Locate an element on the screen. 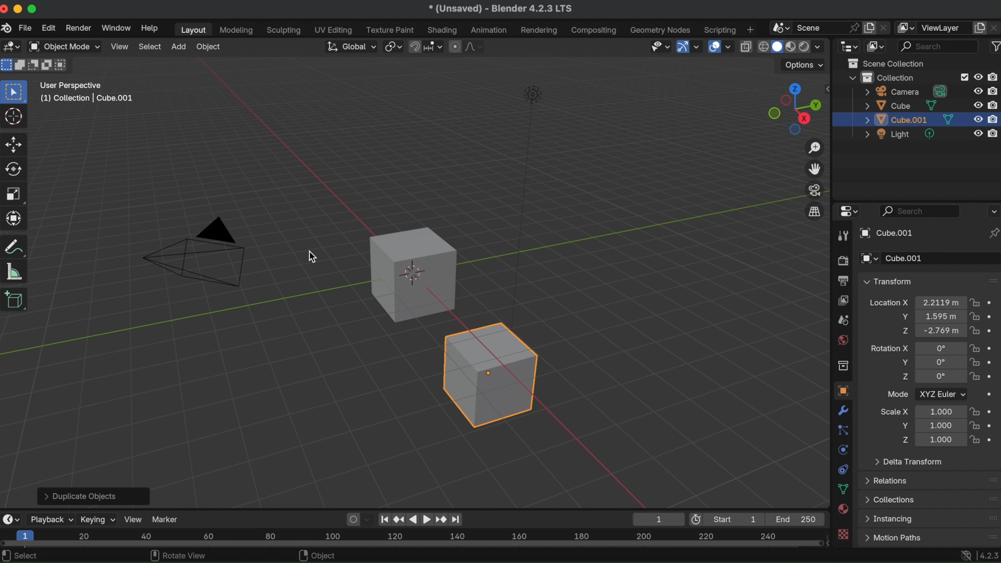 The width and height of the screenshot is (1001, 563). selectability & visibility is located at coordinates (659, 46).